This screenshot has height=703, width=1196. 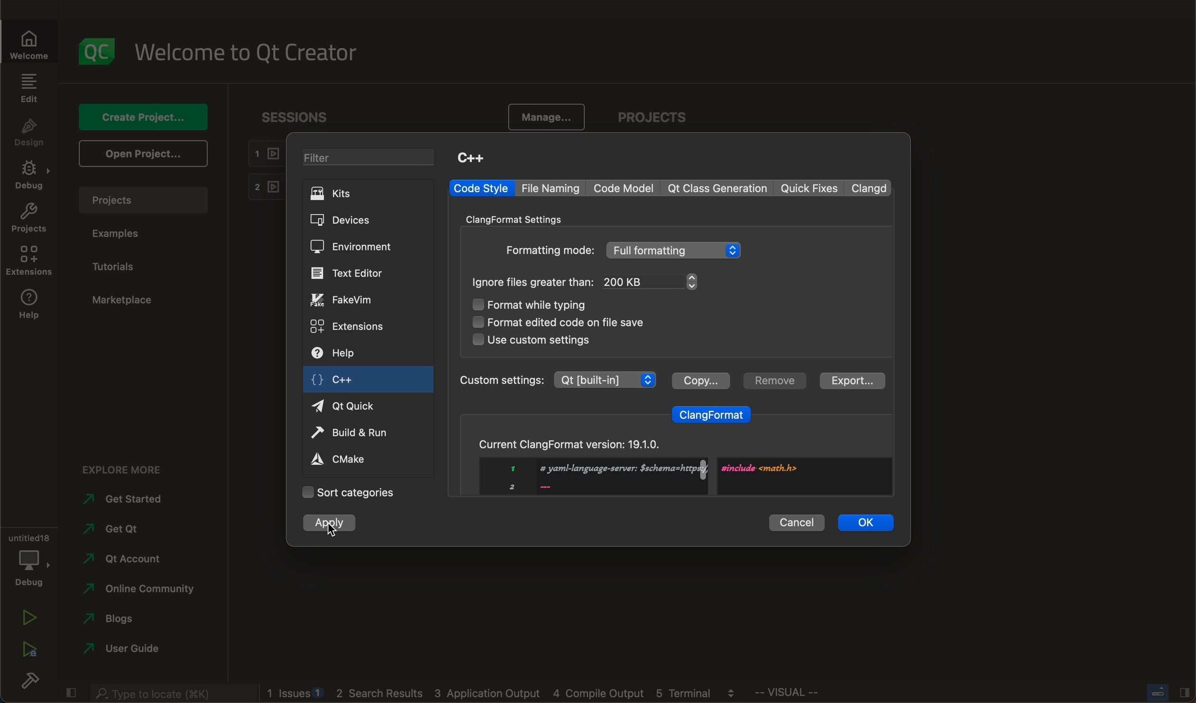 I want to click on build, so click(x=28, y=683).